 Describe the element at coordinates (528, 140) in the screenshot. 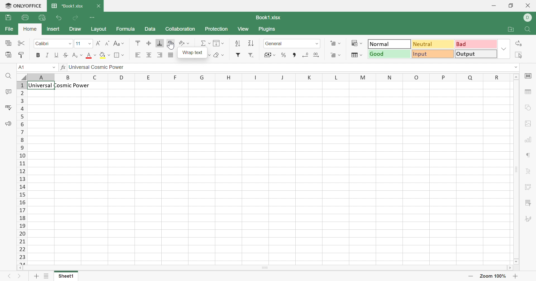

I see `chart settings` at that location.